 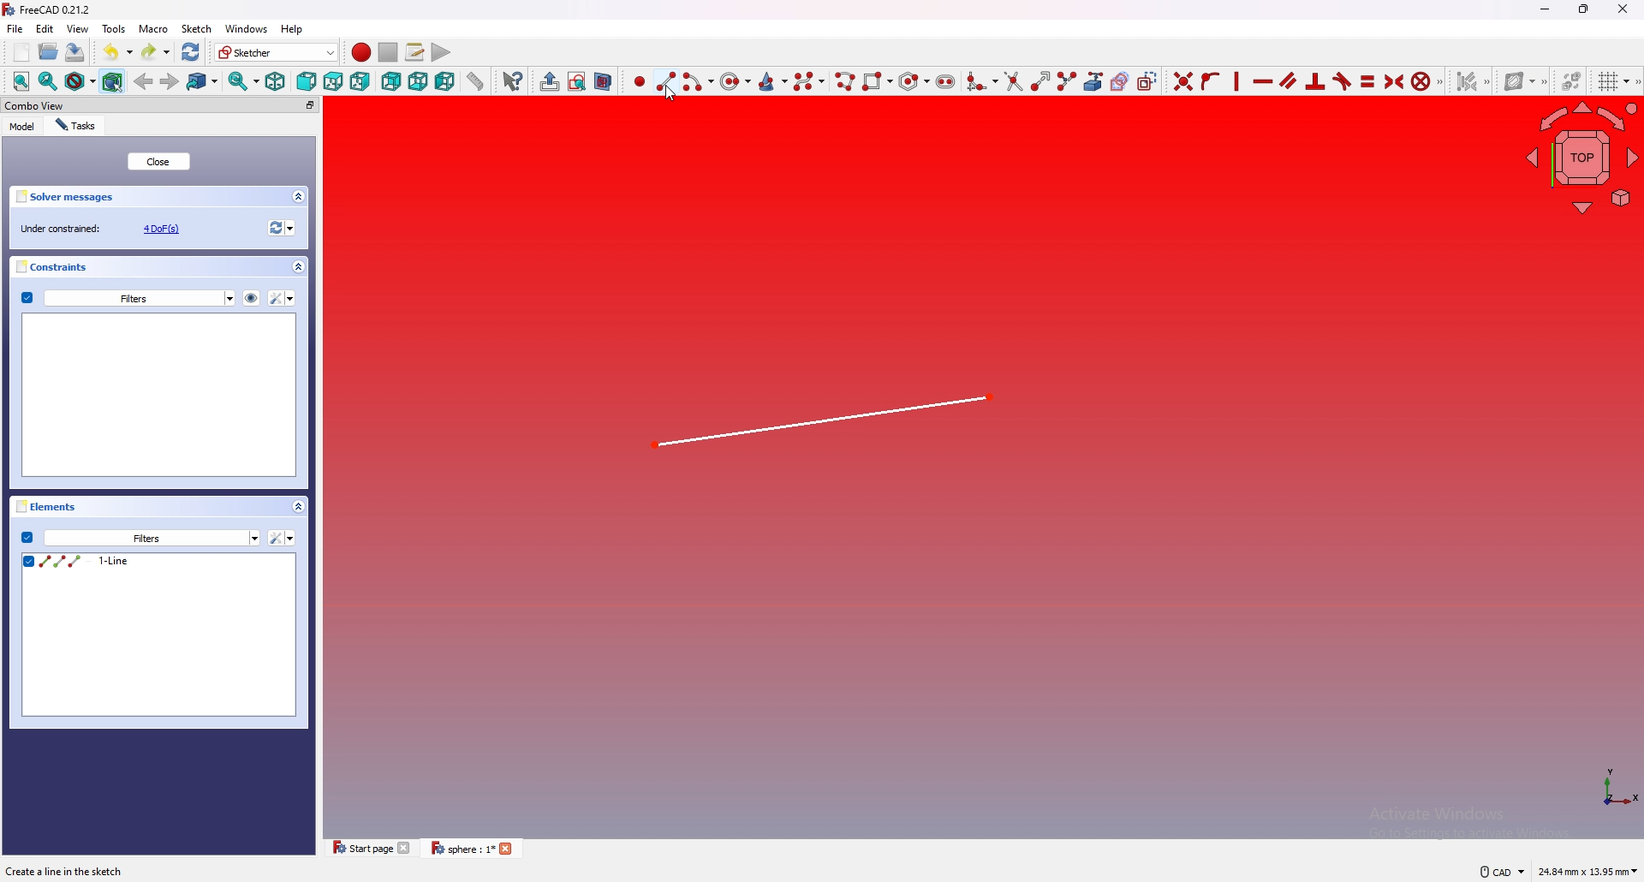 I want to click on T-line, so click(x=160, y=636).